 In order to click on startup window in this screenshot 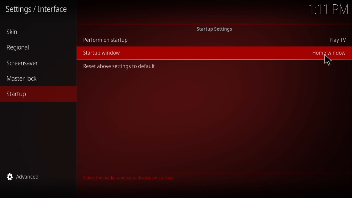, I will do `click(102, 53)`.